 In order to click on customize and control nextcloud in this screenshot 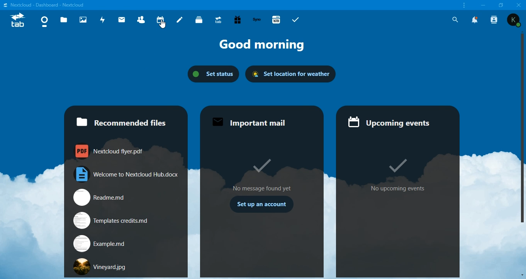, I will do `click(464, 6)`.